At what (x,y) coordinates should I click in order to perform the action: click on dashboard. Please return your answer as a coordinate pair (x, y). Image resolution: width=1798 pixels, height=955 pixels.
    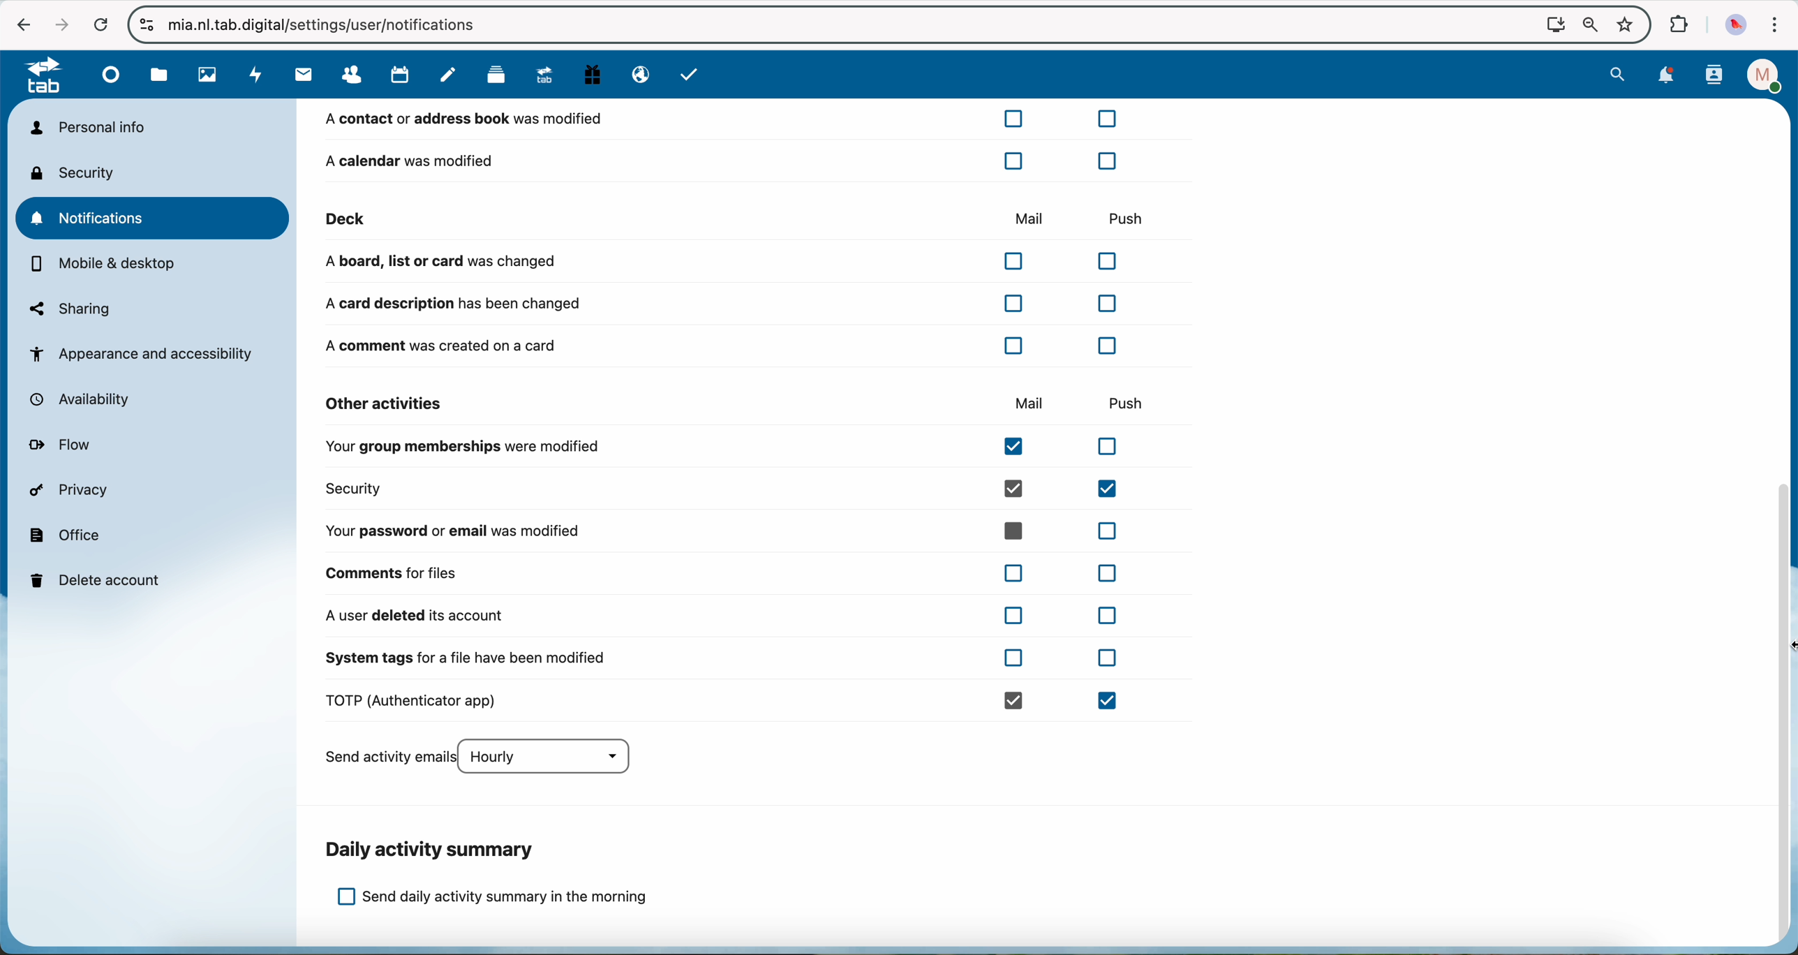
    Looking at the image, I should click on (112, 80).